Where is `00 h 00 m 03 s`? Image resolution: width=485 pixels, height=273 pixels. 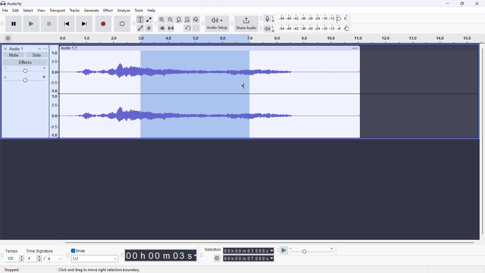 00 h 00 m 03 s is located at coordinates (161, 255).